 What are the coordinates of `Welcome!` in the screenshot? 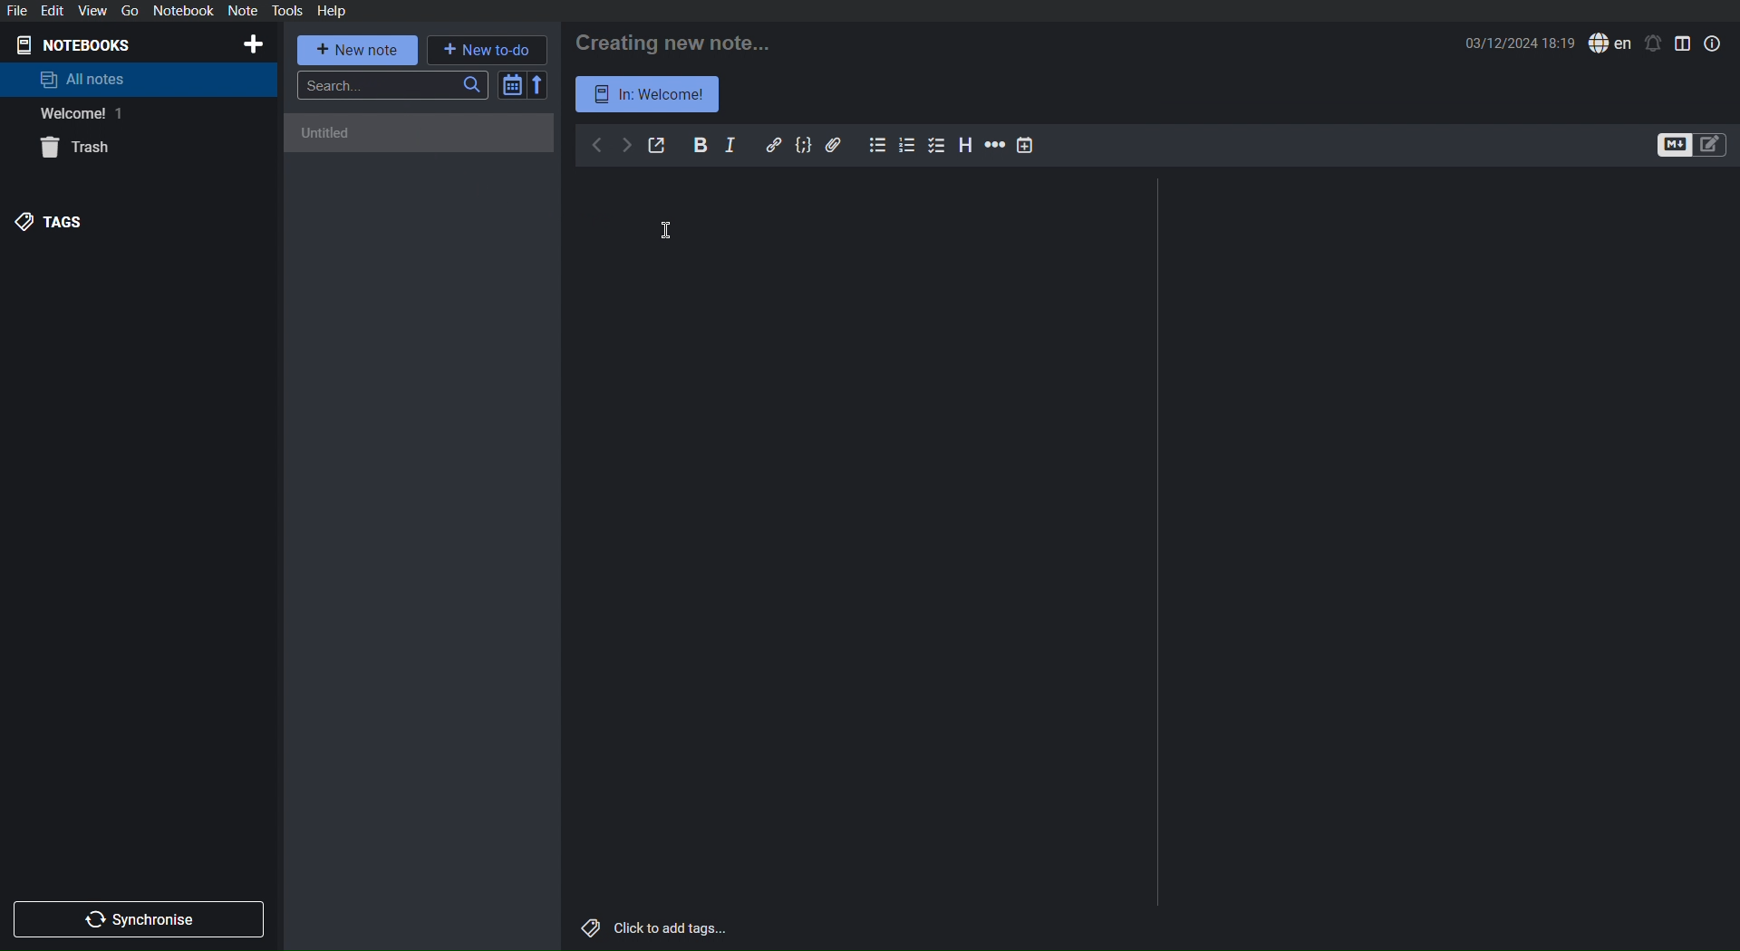 It's located at (76, 114).